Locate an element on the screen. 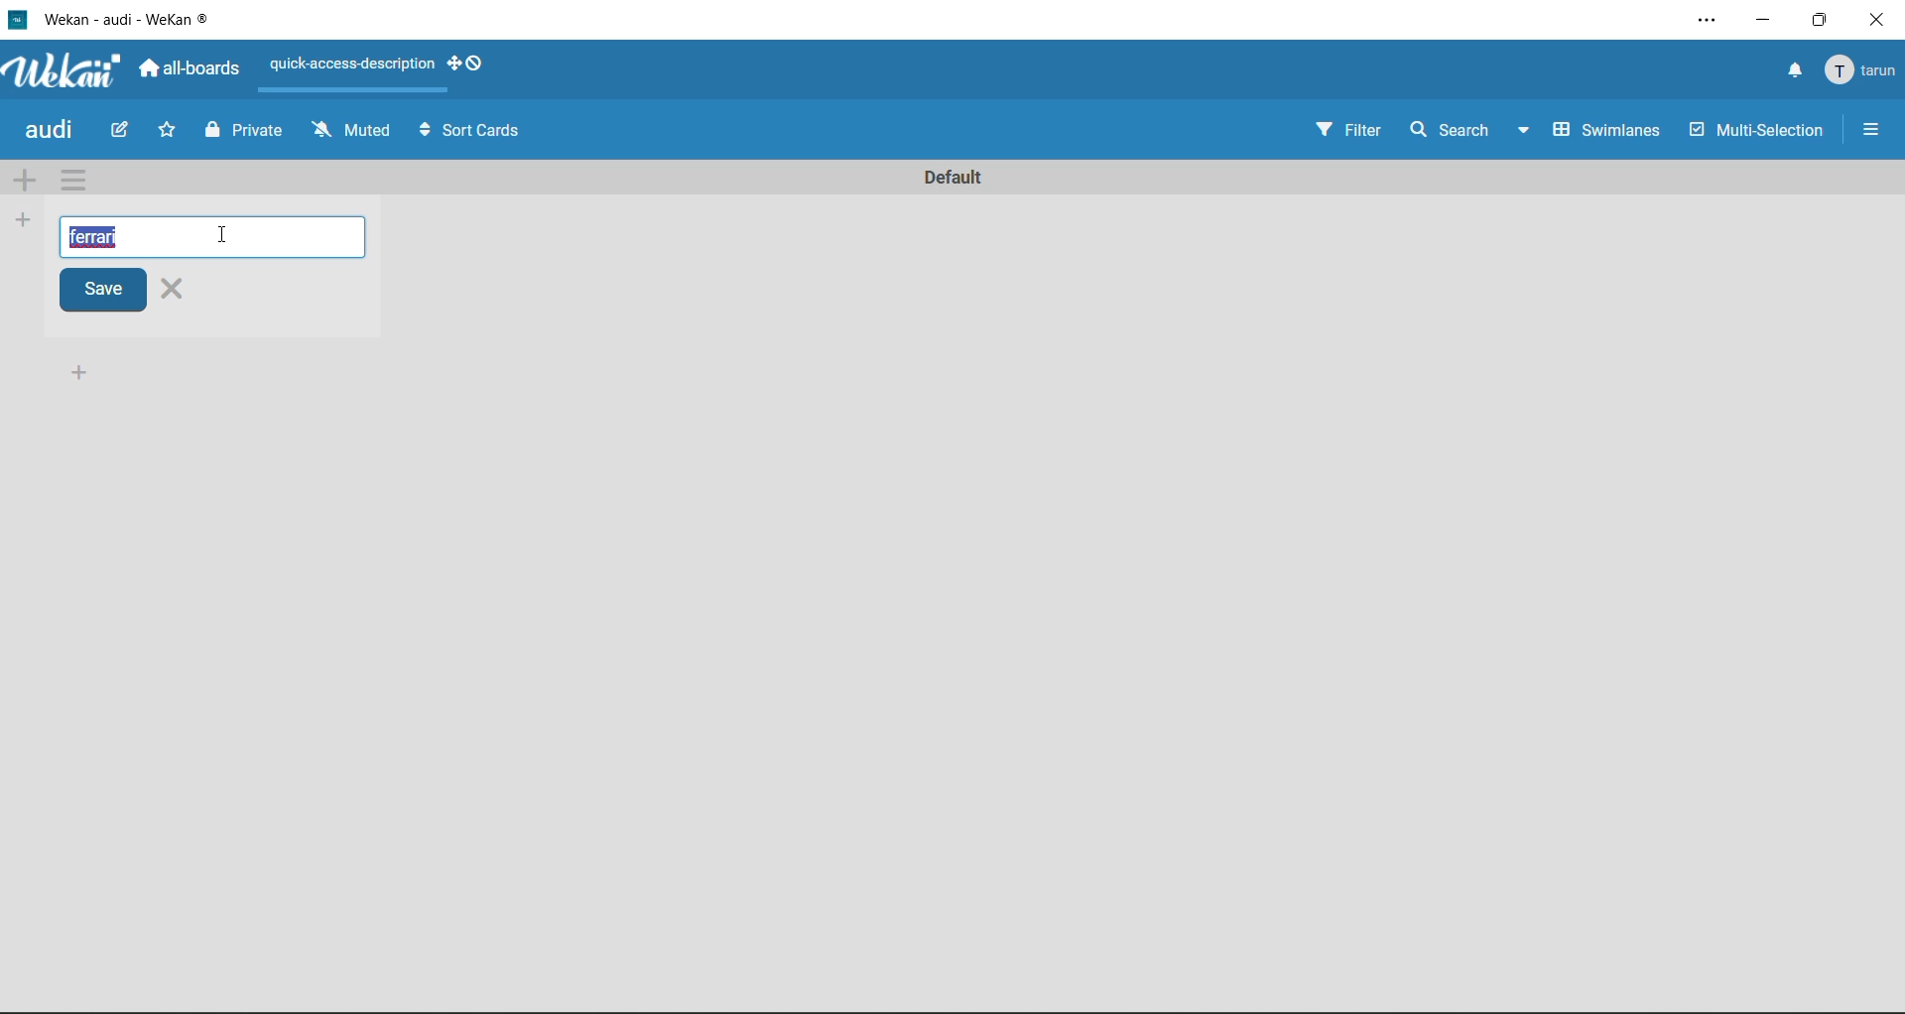 The width and height of the screenshot is (1905, 1014). Private is located at coordinates (259, 132).